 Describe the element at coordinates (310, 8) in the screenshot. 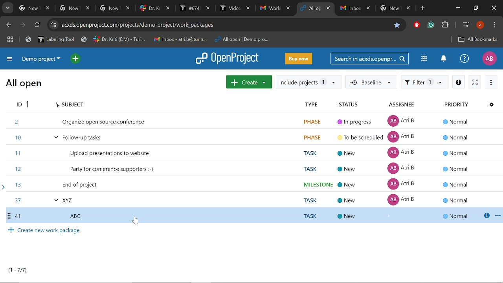

I see `Current tab` at that location.